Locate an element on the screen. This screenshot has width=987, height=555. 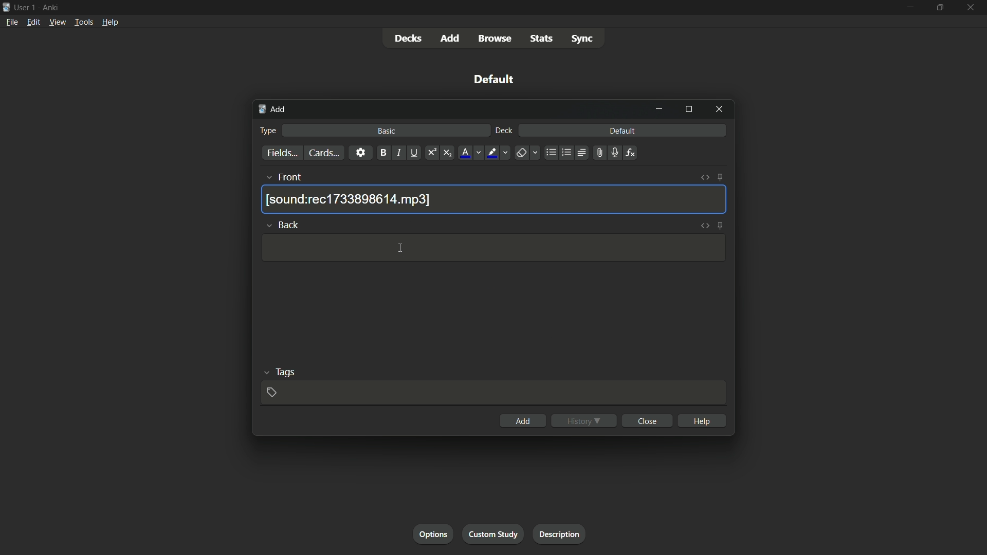
stats is located at coordinates (544, 39).